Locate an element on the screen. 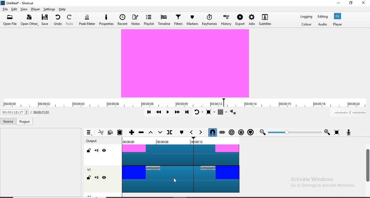  Copy is located at coordinates (110, 133).